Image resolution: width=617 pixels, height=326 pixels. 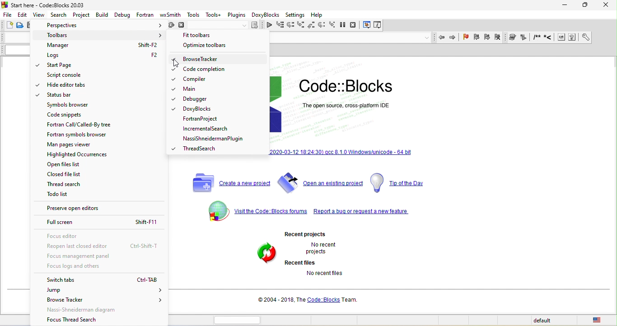 I want to click on next bookmark, so click(x=486, y=38).